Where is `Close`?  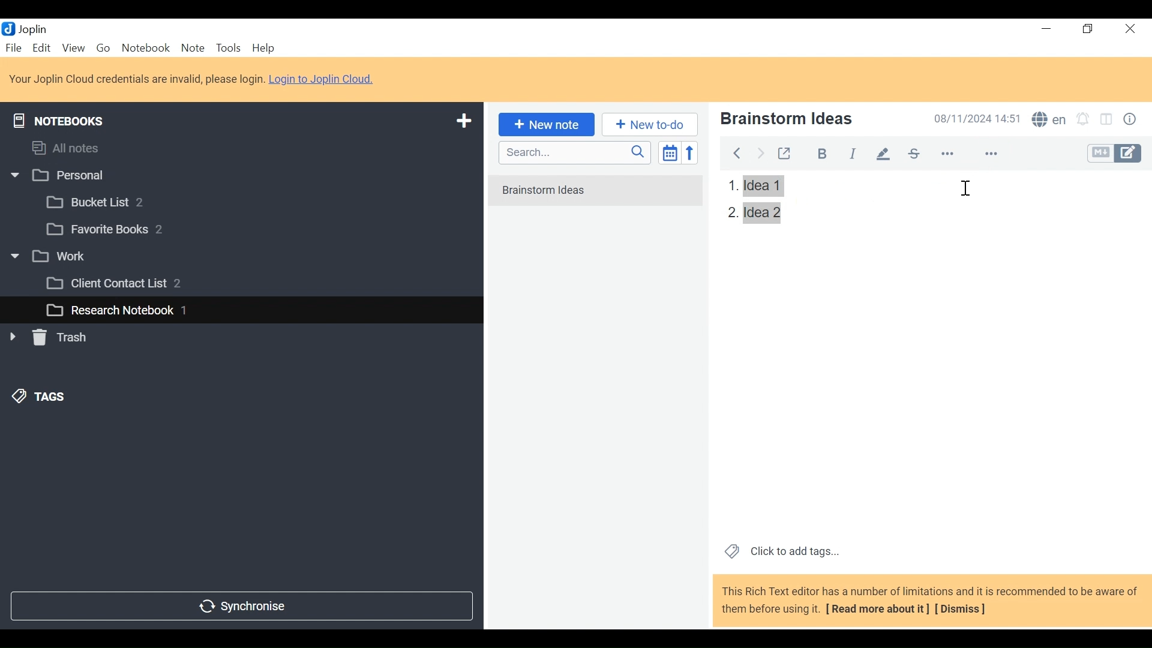
Close is located at coordinates (1128, 29).